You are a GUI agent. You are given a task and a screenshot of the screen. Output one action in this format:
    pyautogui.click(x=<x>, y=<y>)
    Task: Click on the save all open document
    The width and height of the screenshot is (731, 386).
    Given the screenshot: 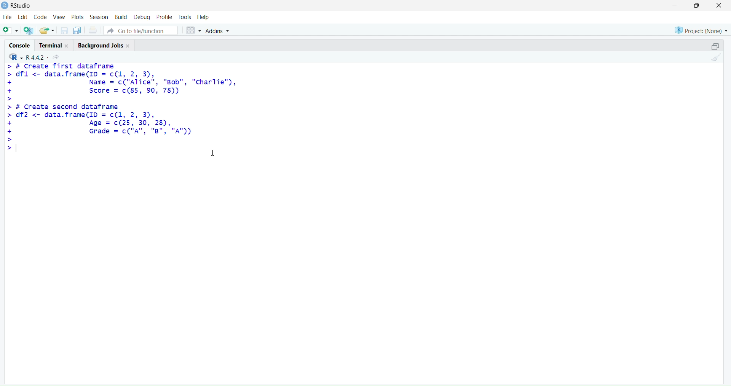 What is the action you would take?
    pyautogui.click(x=78, y=31)
    